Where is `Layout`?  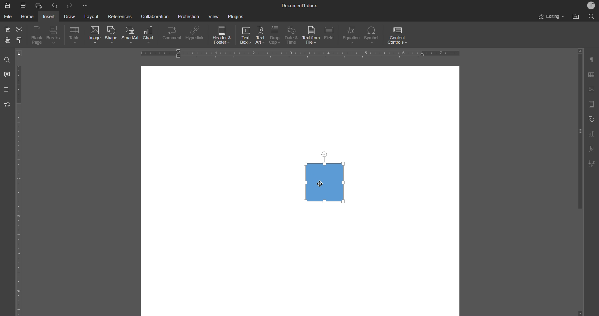
Layout is located at coordinates (92, 16).